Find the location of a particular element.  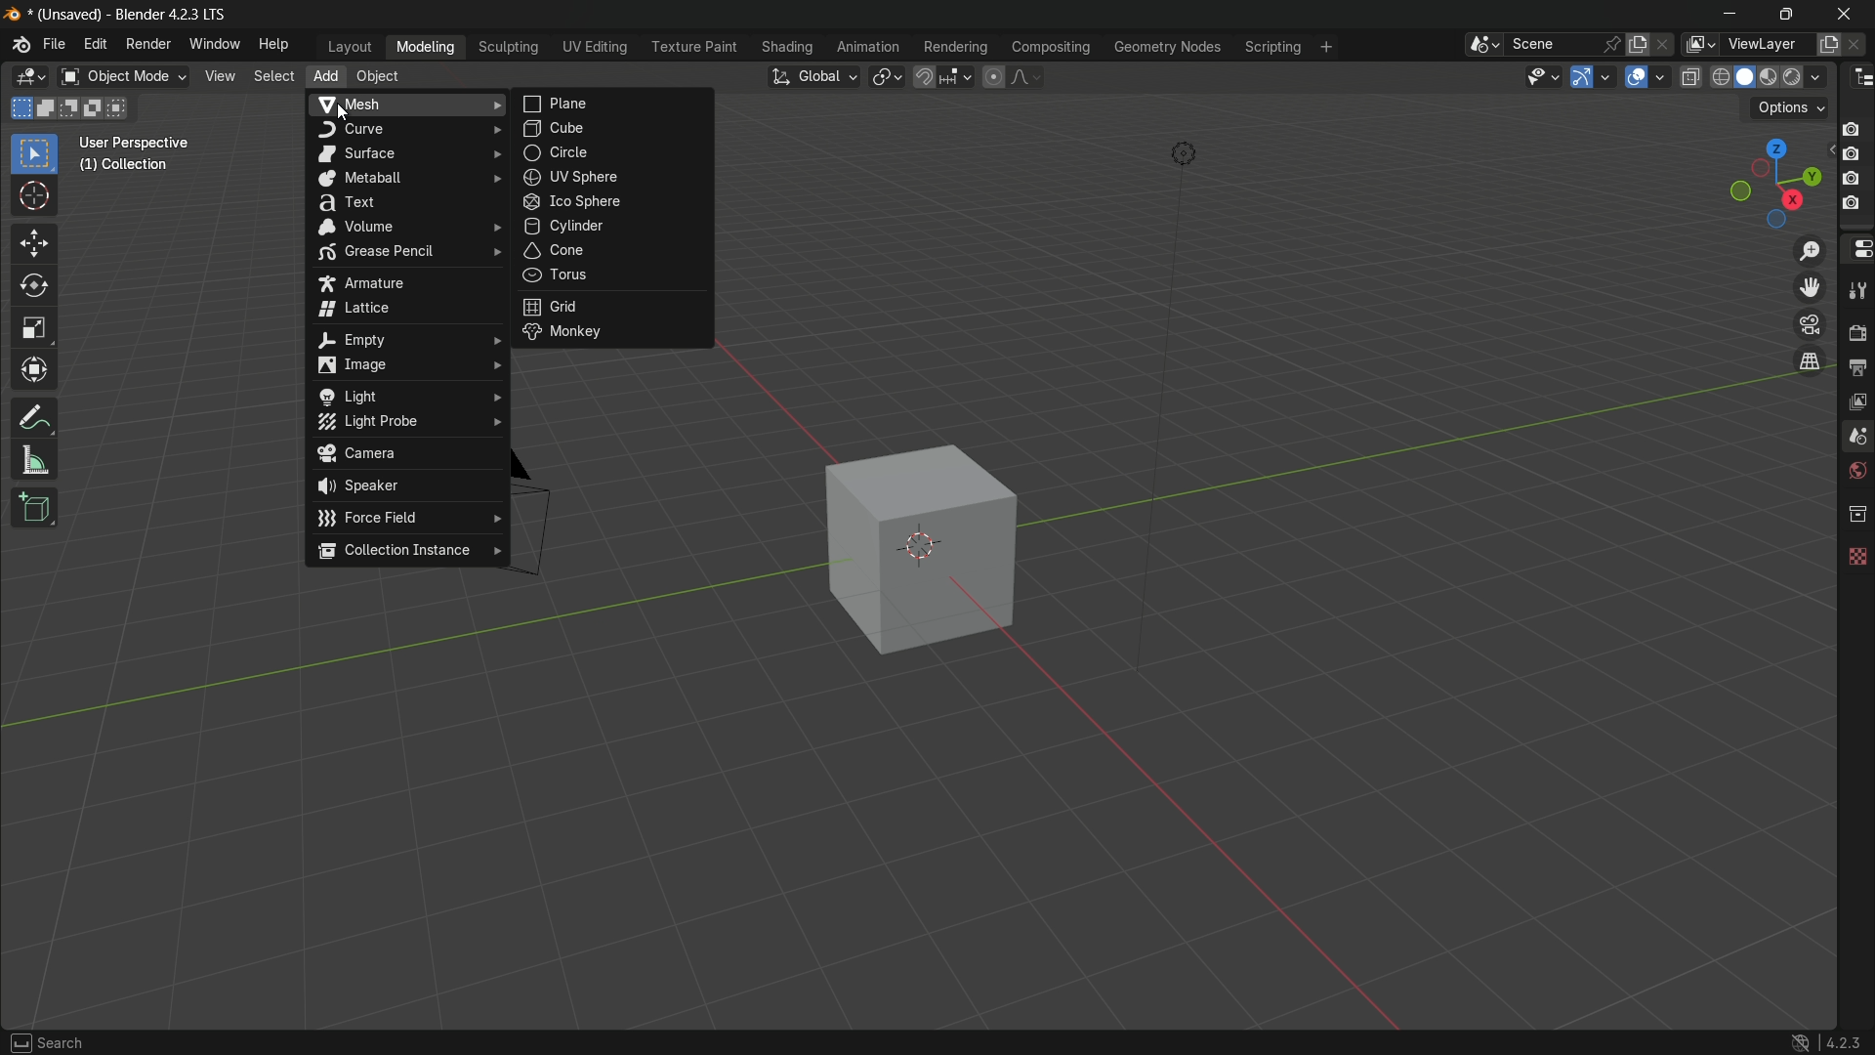

world is located at coordinates (1857, 471).